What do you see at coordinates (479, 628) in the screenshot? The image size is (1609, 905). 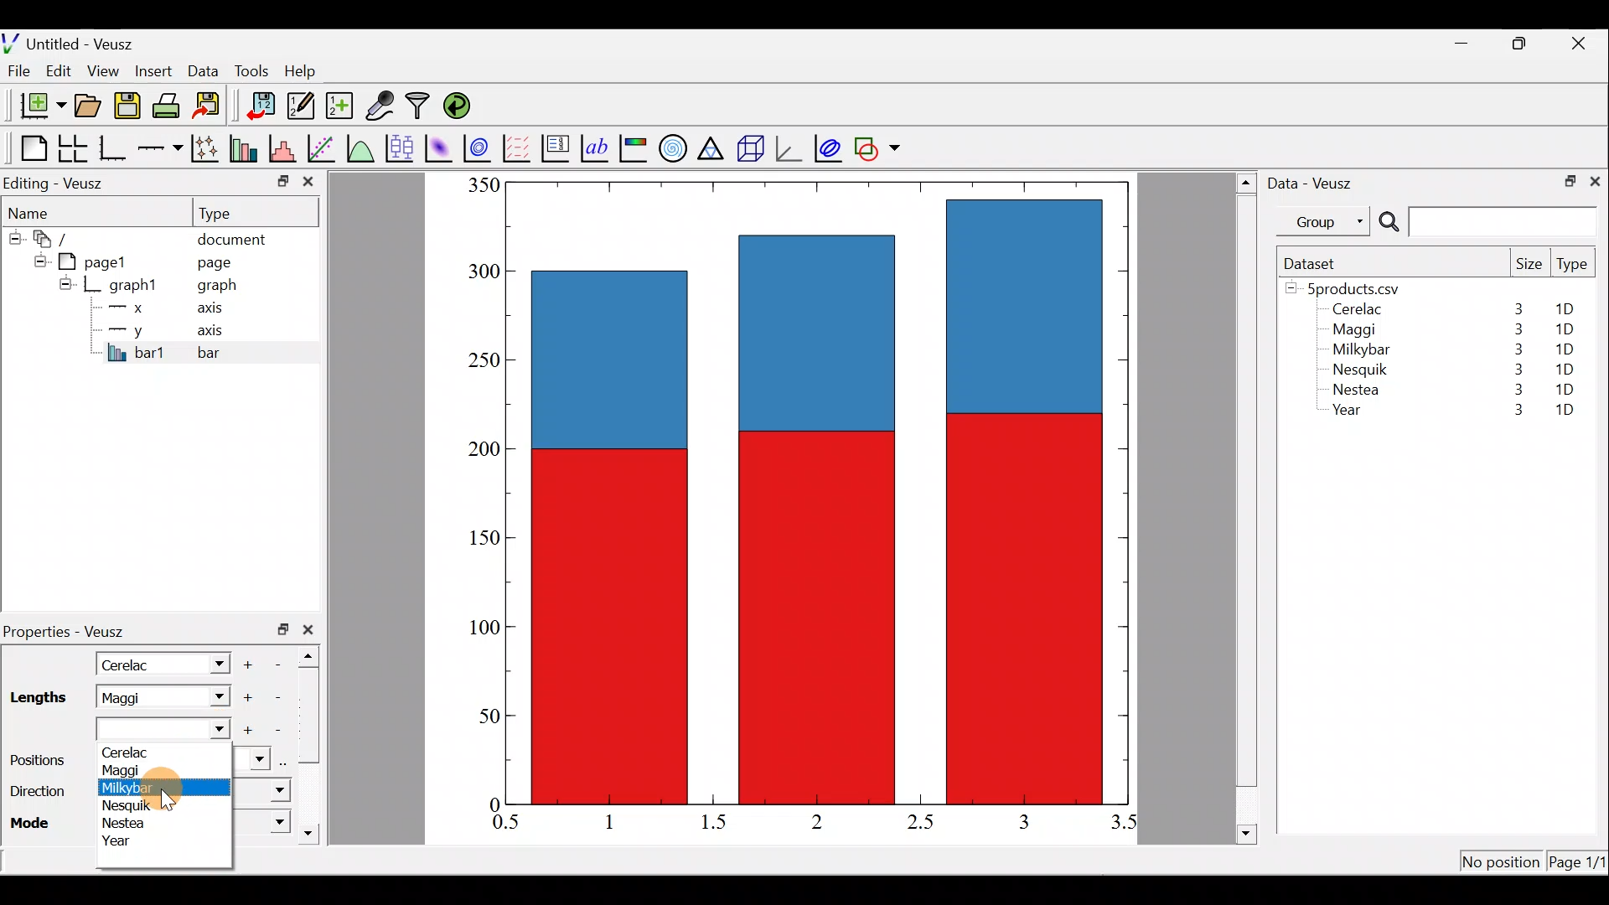 I see `100` at bounding box center [479, 628].